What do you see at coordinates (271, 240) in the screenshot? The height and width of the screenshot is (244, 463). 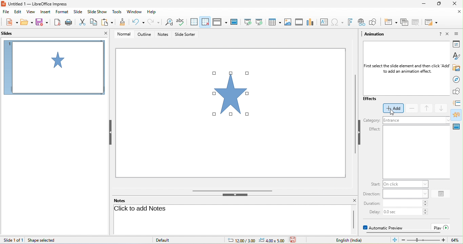 I see `slide dimension: 4.00x5.00` at bounding box center [271, 240].